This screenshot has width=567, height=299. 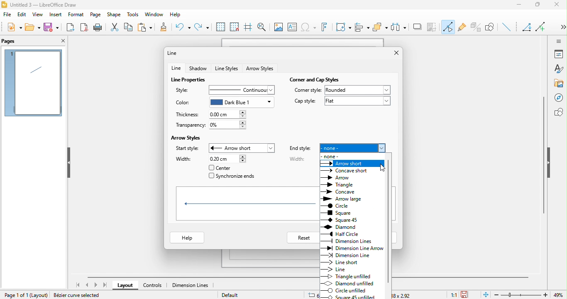 I want to click on the document has not been modified since the last save, so click(x=468, y=294).